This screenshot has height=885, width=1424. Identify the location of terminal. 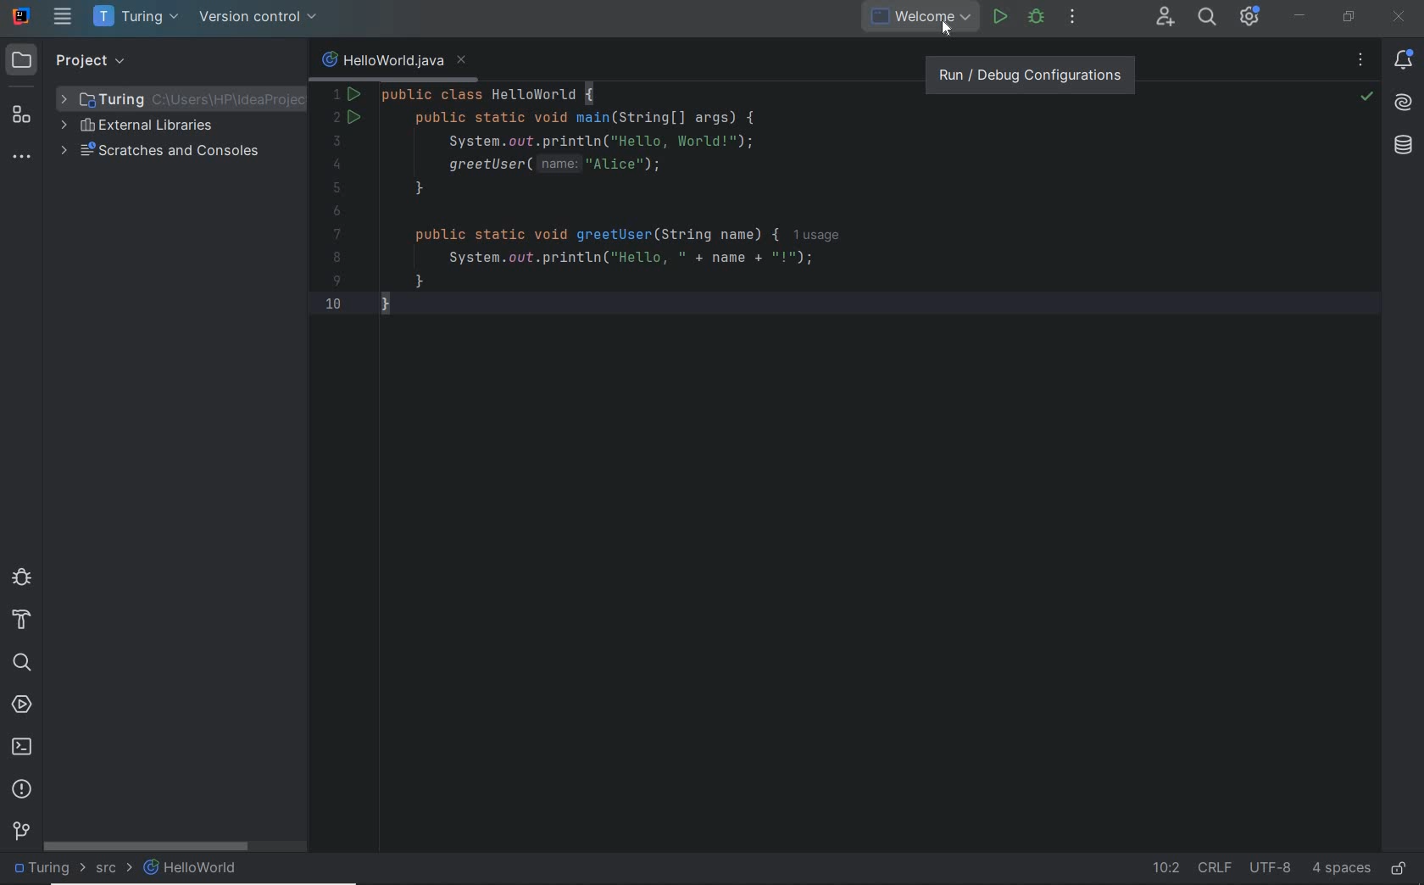
(22, 746).